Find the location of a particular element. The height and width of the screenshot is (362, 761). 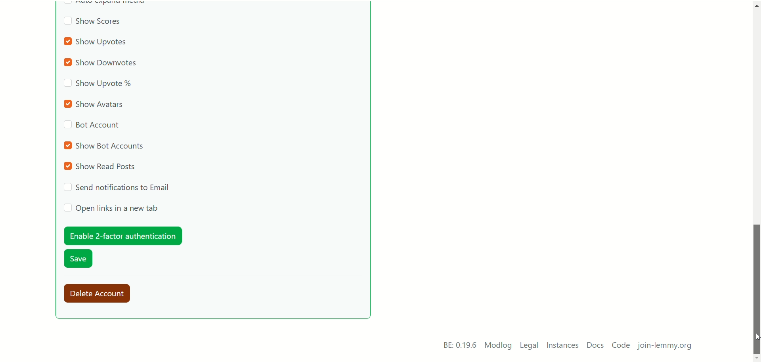

show avatars is located at coordinates (96, 104).